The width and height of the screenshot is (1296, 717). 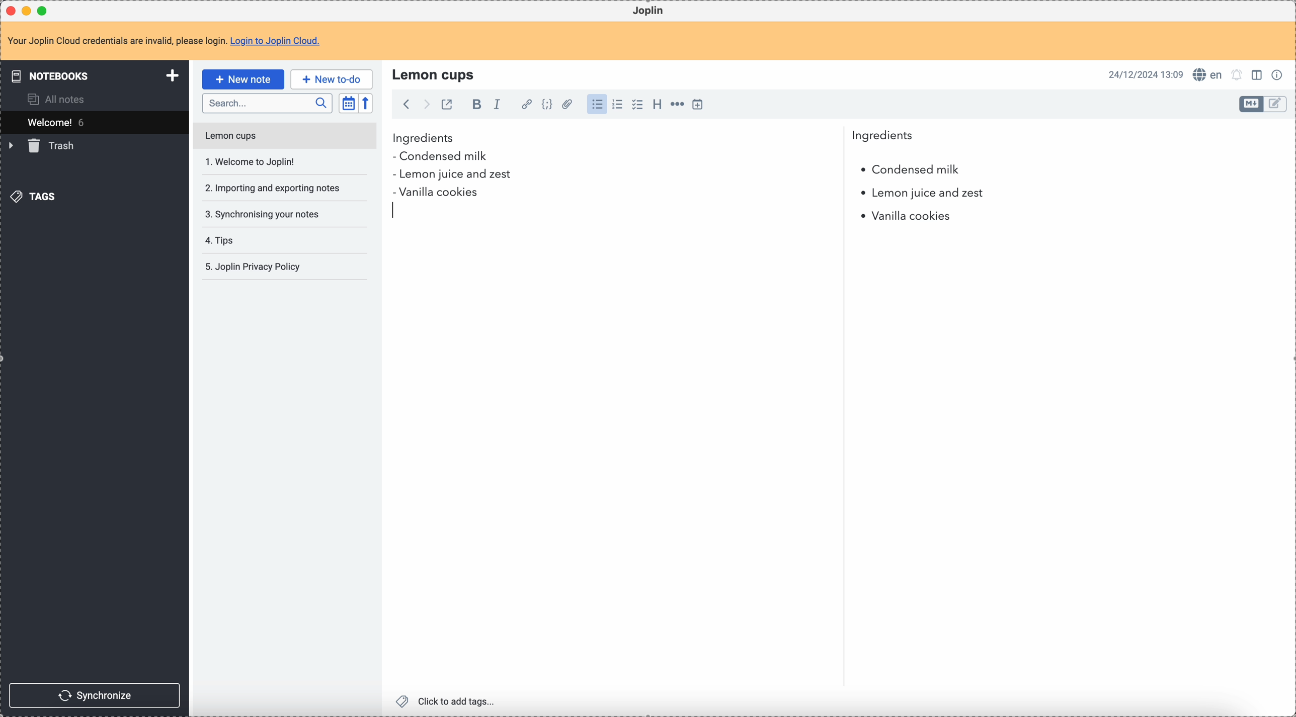 What do you see at coordinates (1237, 74) in the screenshot?
I see `set notifications` at bounding box center [1237, 74].